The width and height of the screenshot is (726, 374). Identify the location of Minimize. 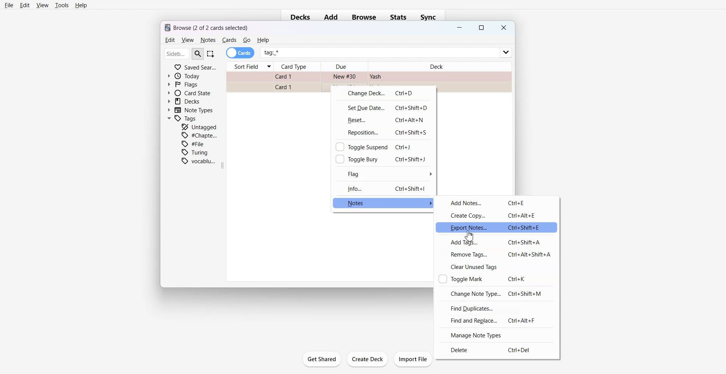
(460, 28).